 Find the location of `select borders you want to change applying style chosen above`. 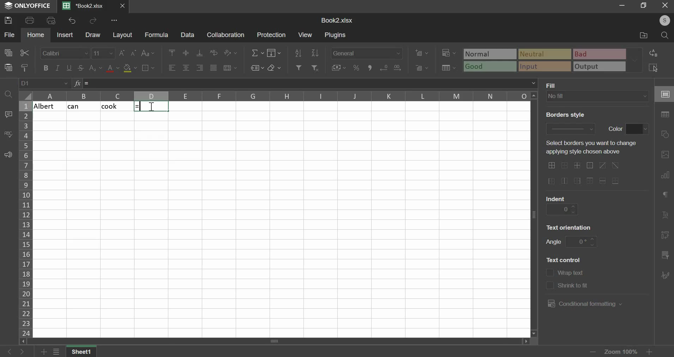

select borders you want to change applying style chosen above is located at coordinates (591, 148).